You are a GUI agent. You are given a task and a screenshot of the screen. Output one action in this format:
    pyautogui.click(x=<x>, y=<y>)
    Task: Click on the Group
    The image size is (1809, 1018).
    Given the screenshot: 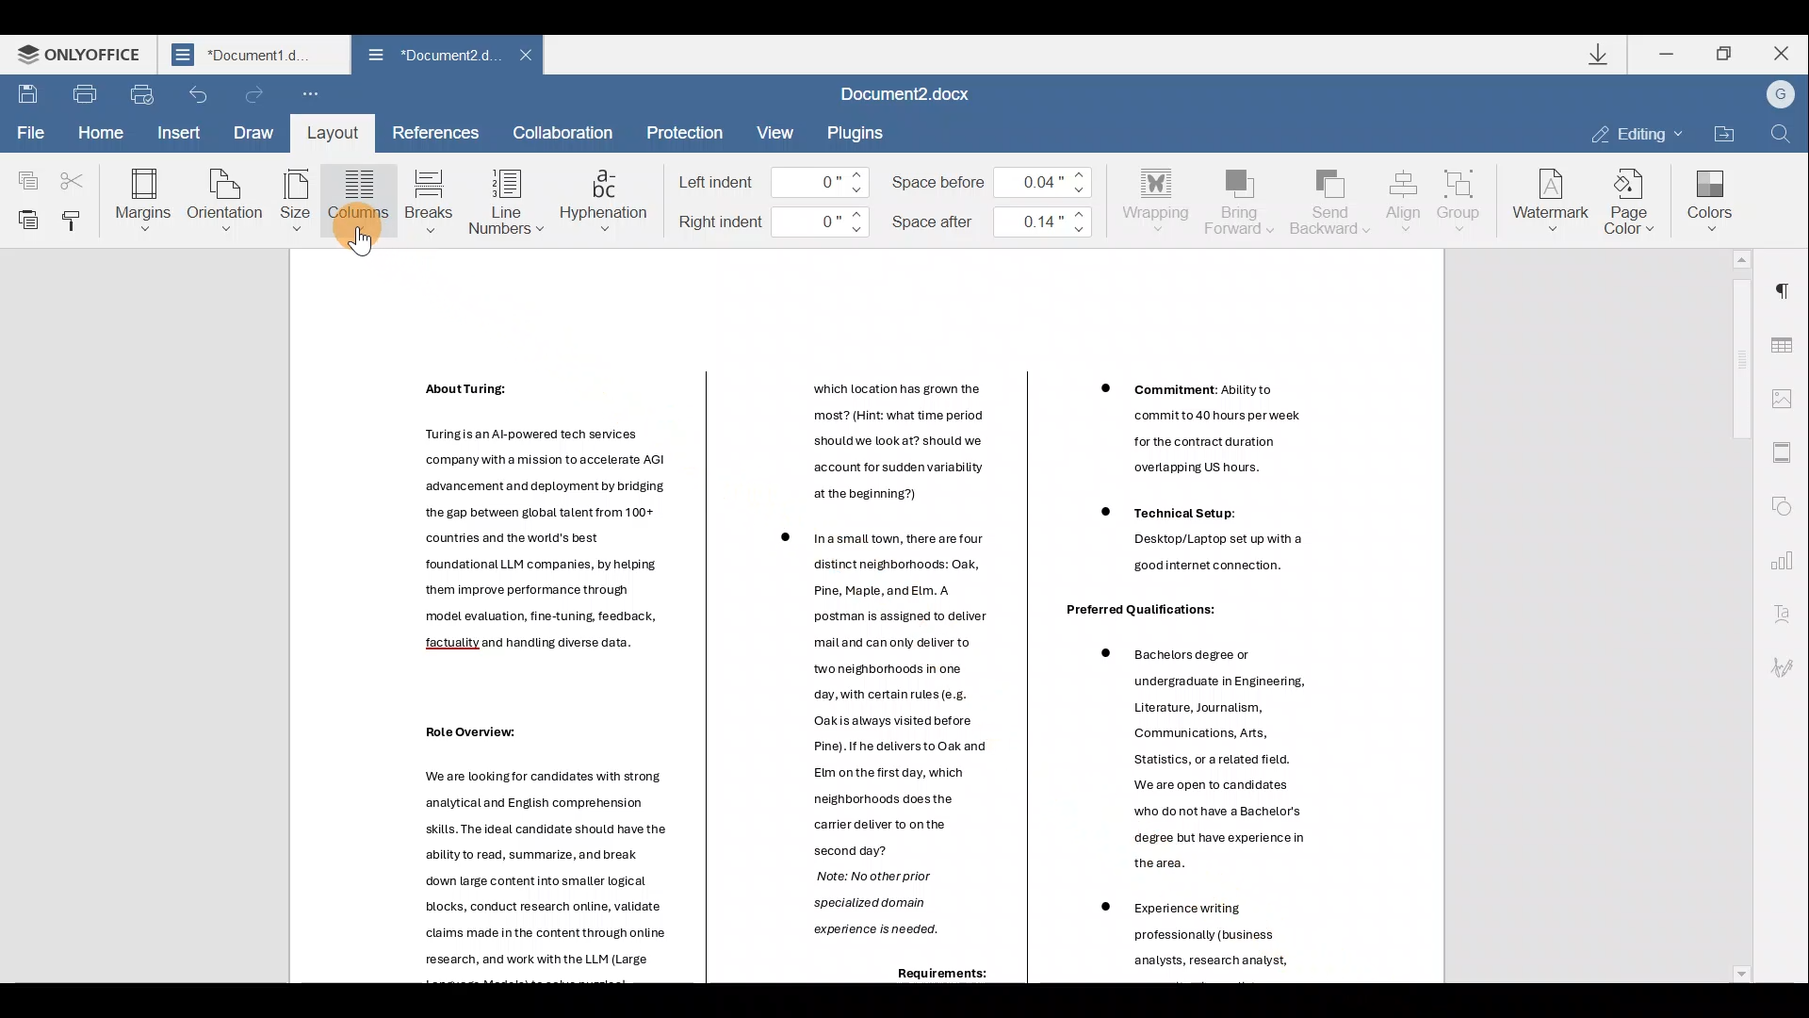 What is the action you would take?
    pyautogui.click(x=1462, y=195)
    